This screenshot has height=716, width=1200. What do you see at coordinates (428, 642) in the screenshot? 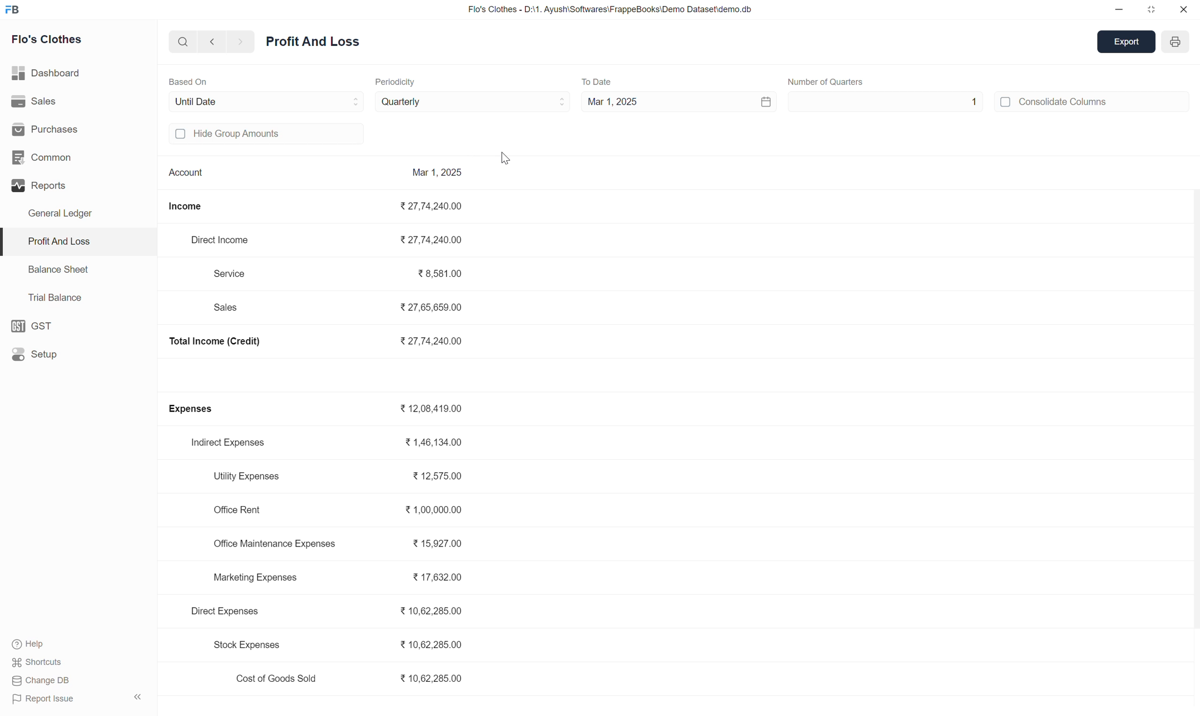
I see `₹10,62,285.00` at bounding box center [428, 642].